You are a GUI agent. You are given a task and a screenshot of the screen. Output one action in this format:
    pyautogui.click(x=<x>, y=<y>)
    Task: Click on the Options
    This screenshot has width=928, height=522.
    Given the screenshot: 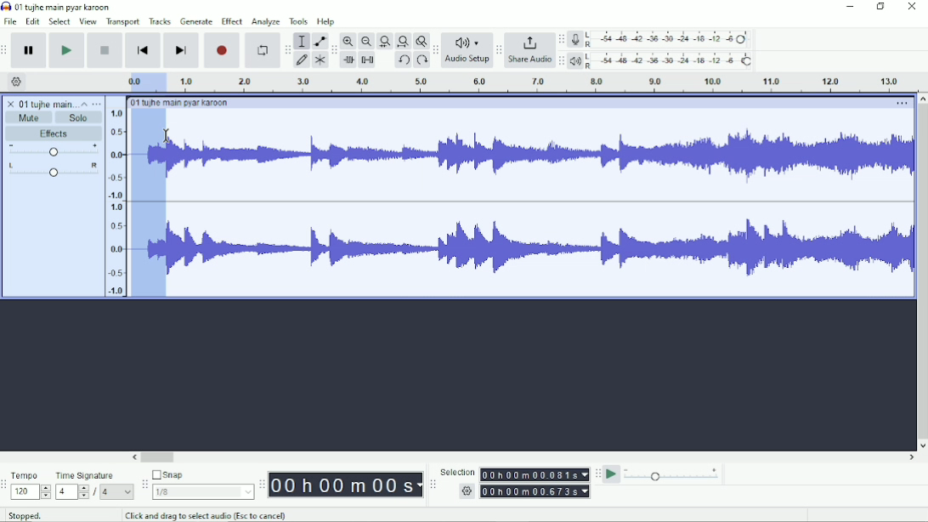 What is the action you would take?
    pyautogui.click(x=900, y=105)
    